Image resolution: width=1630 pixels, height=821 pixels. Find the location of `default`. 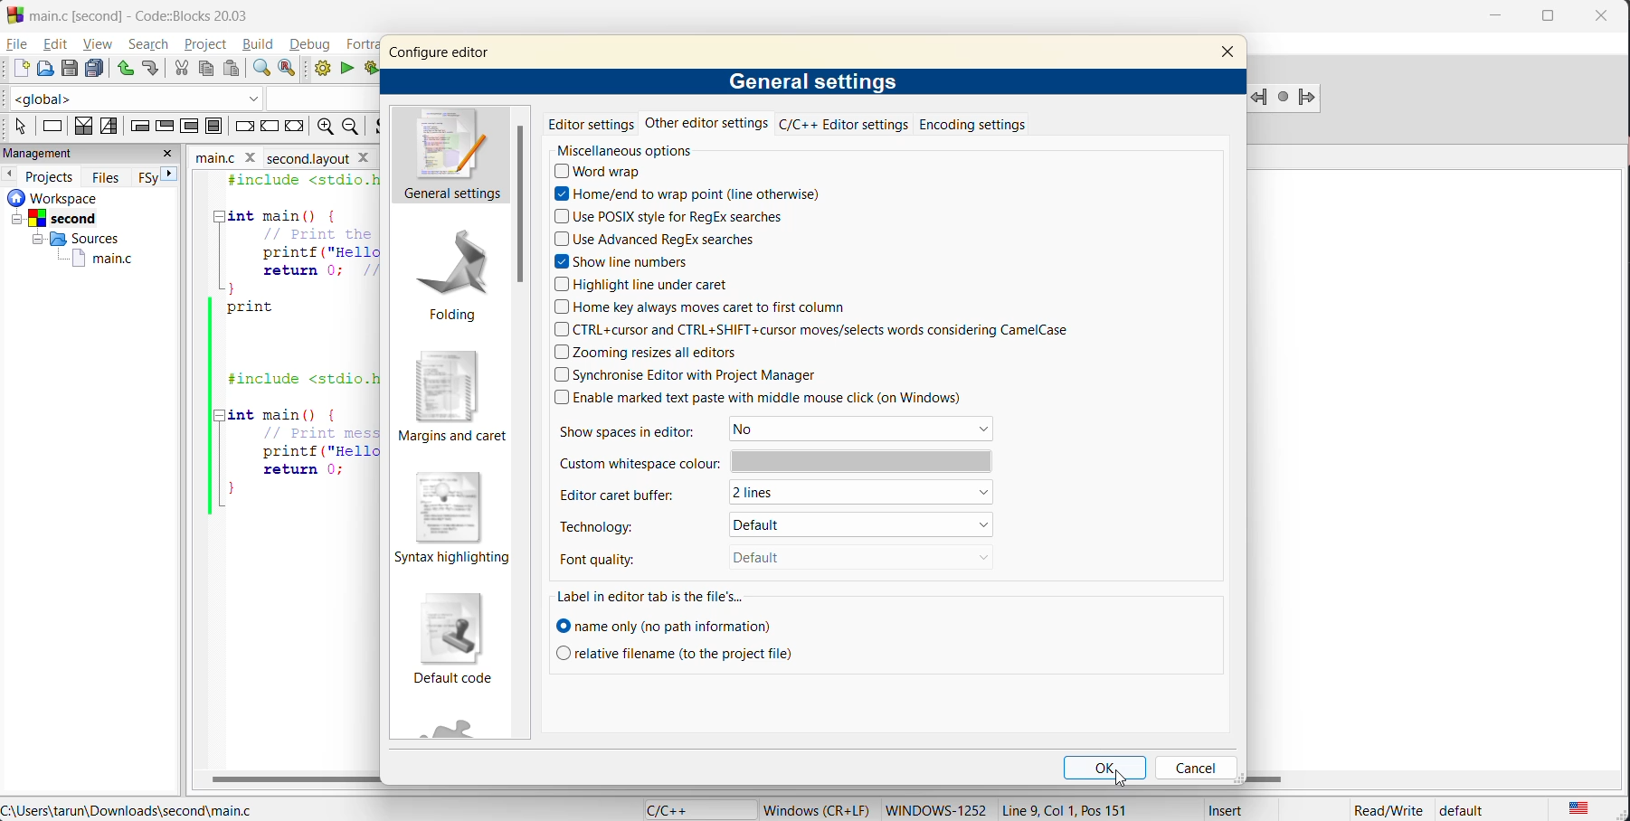

default is located at coordinates (858, 526).